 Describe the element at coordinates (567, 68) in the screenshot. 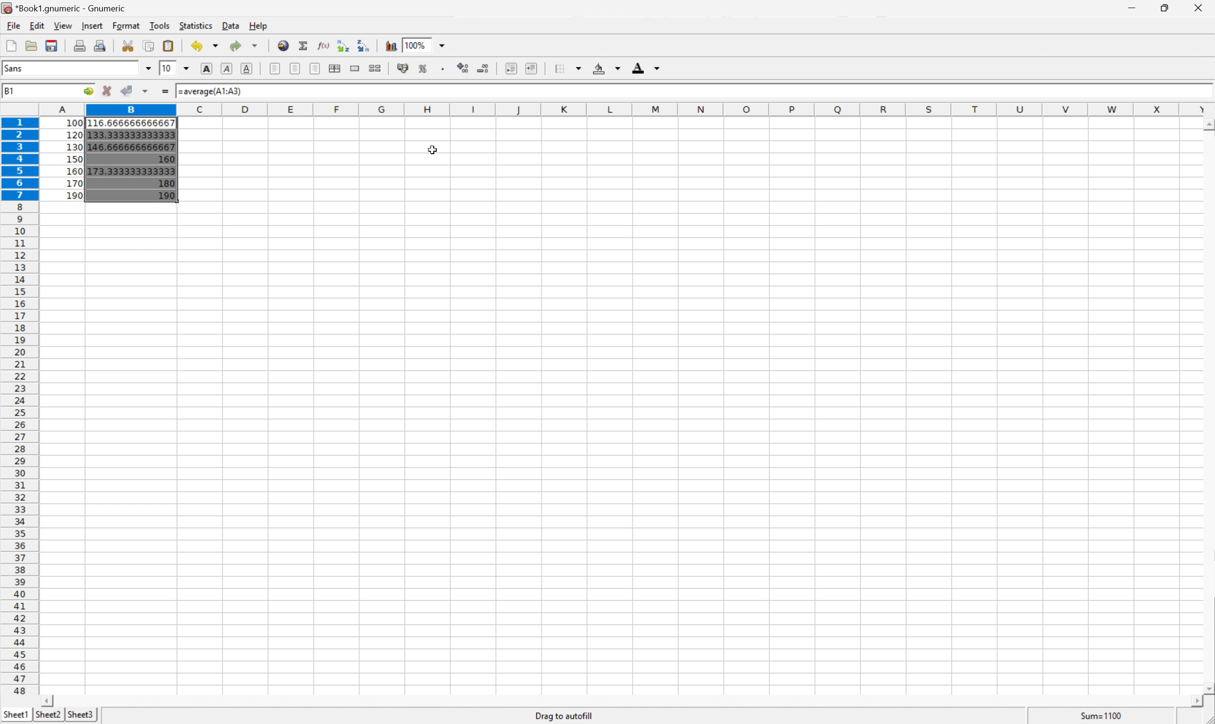

I see `Borders` at that location.